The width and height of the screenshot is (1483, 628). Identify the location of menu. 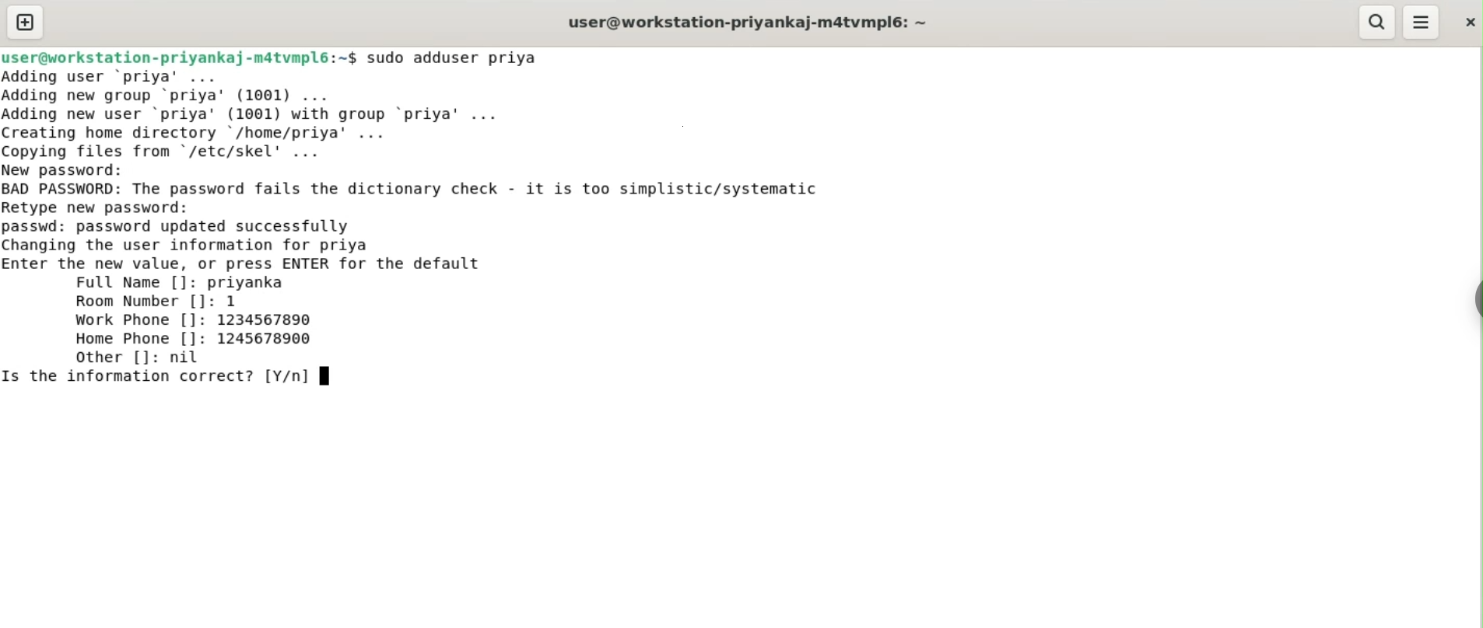
(1422, 23).